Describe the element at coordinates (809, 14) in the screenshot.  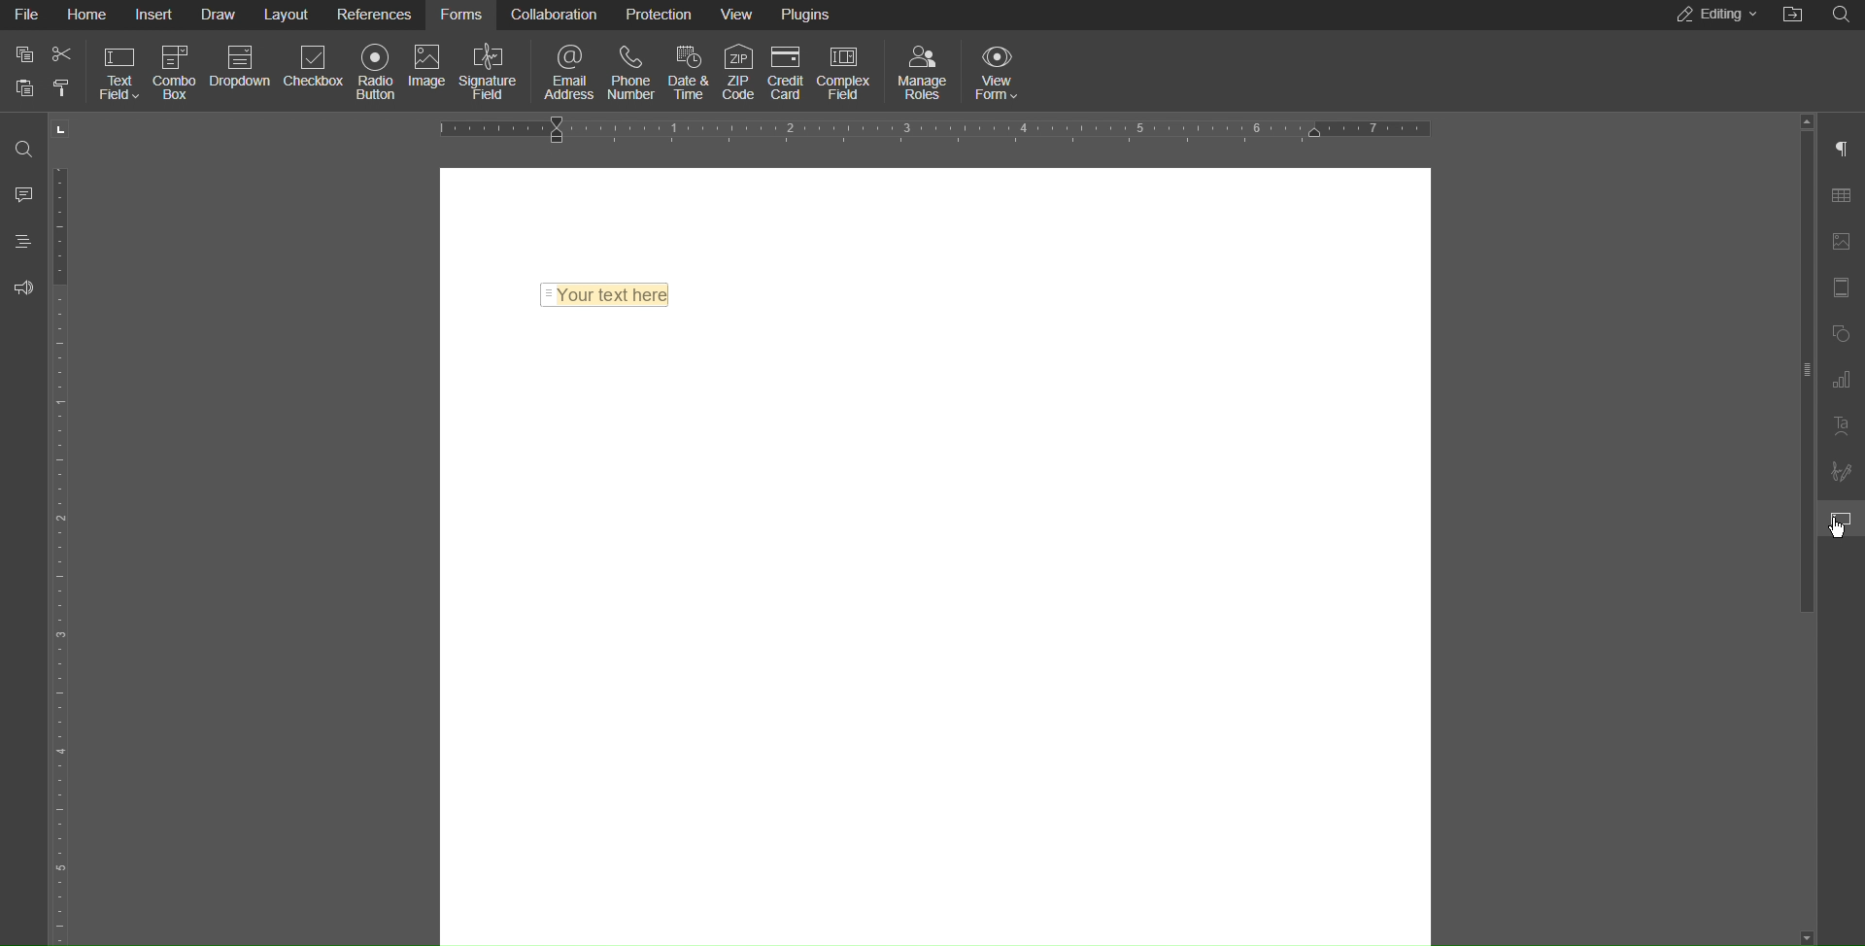
I see `Plugins` at that location.